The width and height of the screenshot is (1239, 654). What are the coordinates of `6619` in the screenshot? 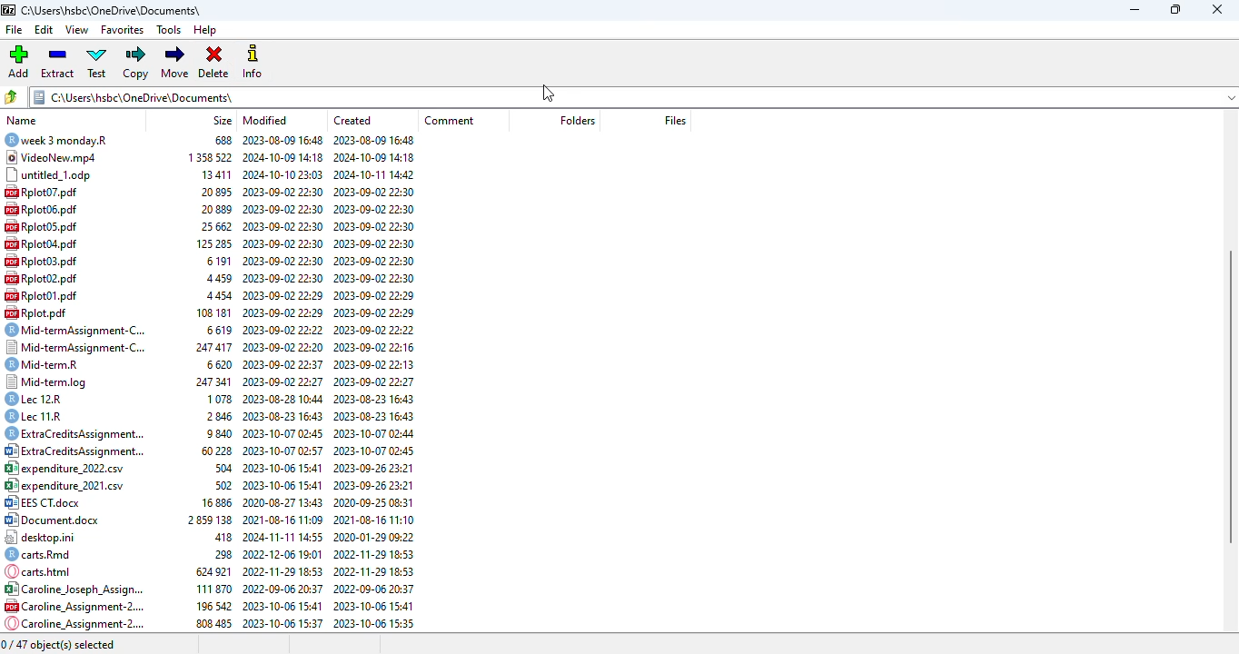 It's located at (216, 331).